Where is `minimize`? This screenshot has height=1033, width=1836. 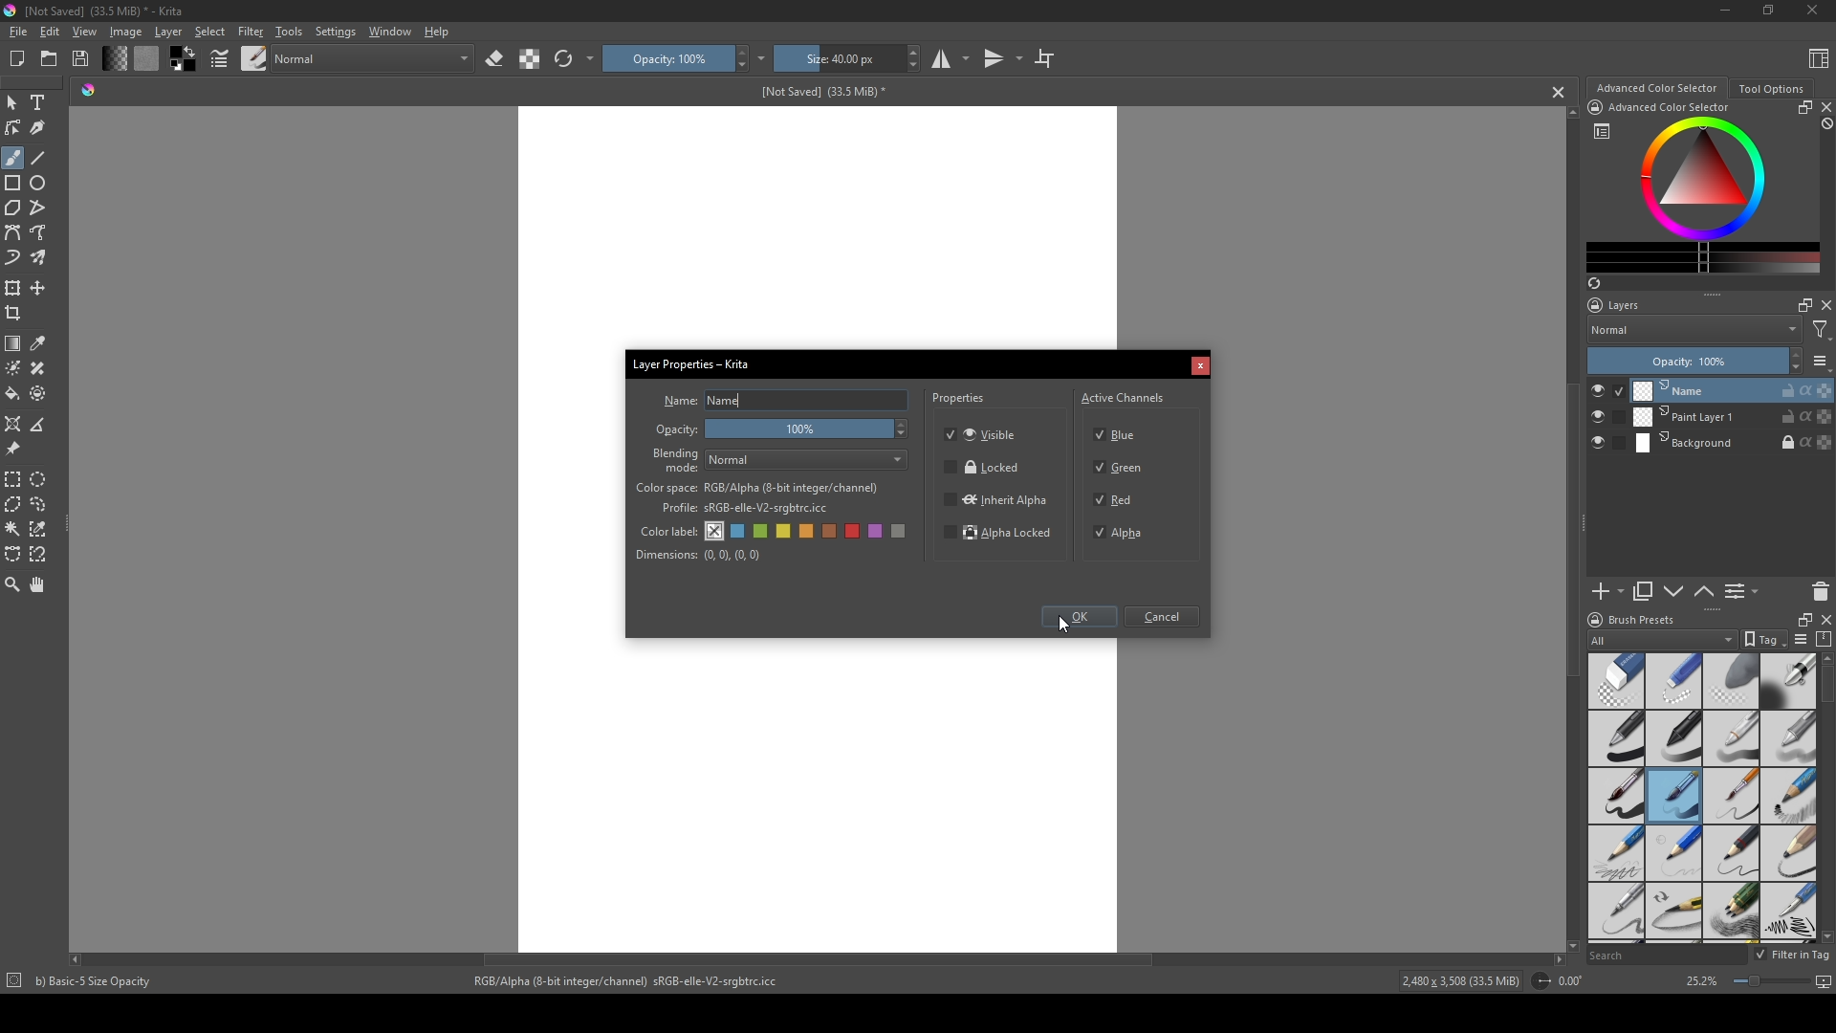
minimize is located at coordinates (1726, 10).